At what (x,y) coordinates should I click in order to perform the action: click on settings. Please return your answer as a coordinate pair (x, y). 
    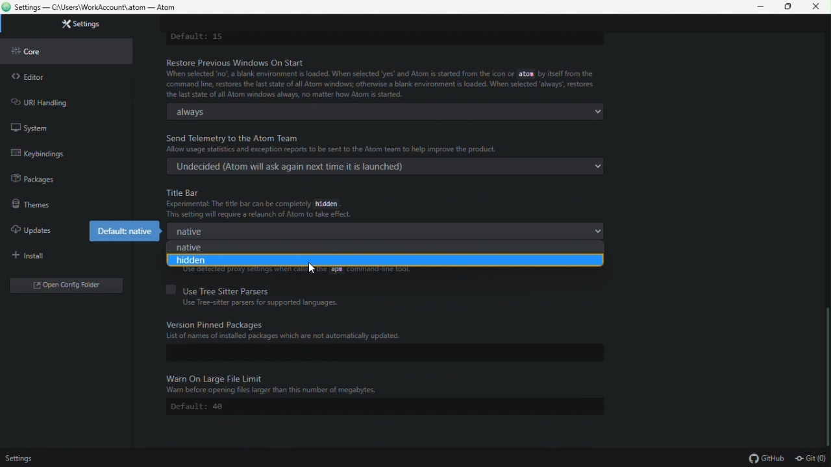
    Looking at the image, I should click on (20, 459).